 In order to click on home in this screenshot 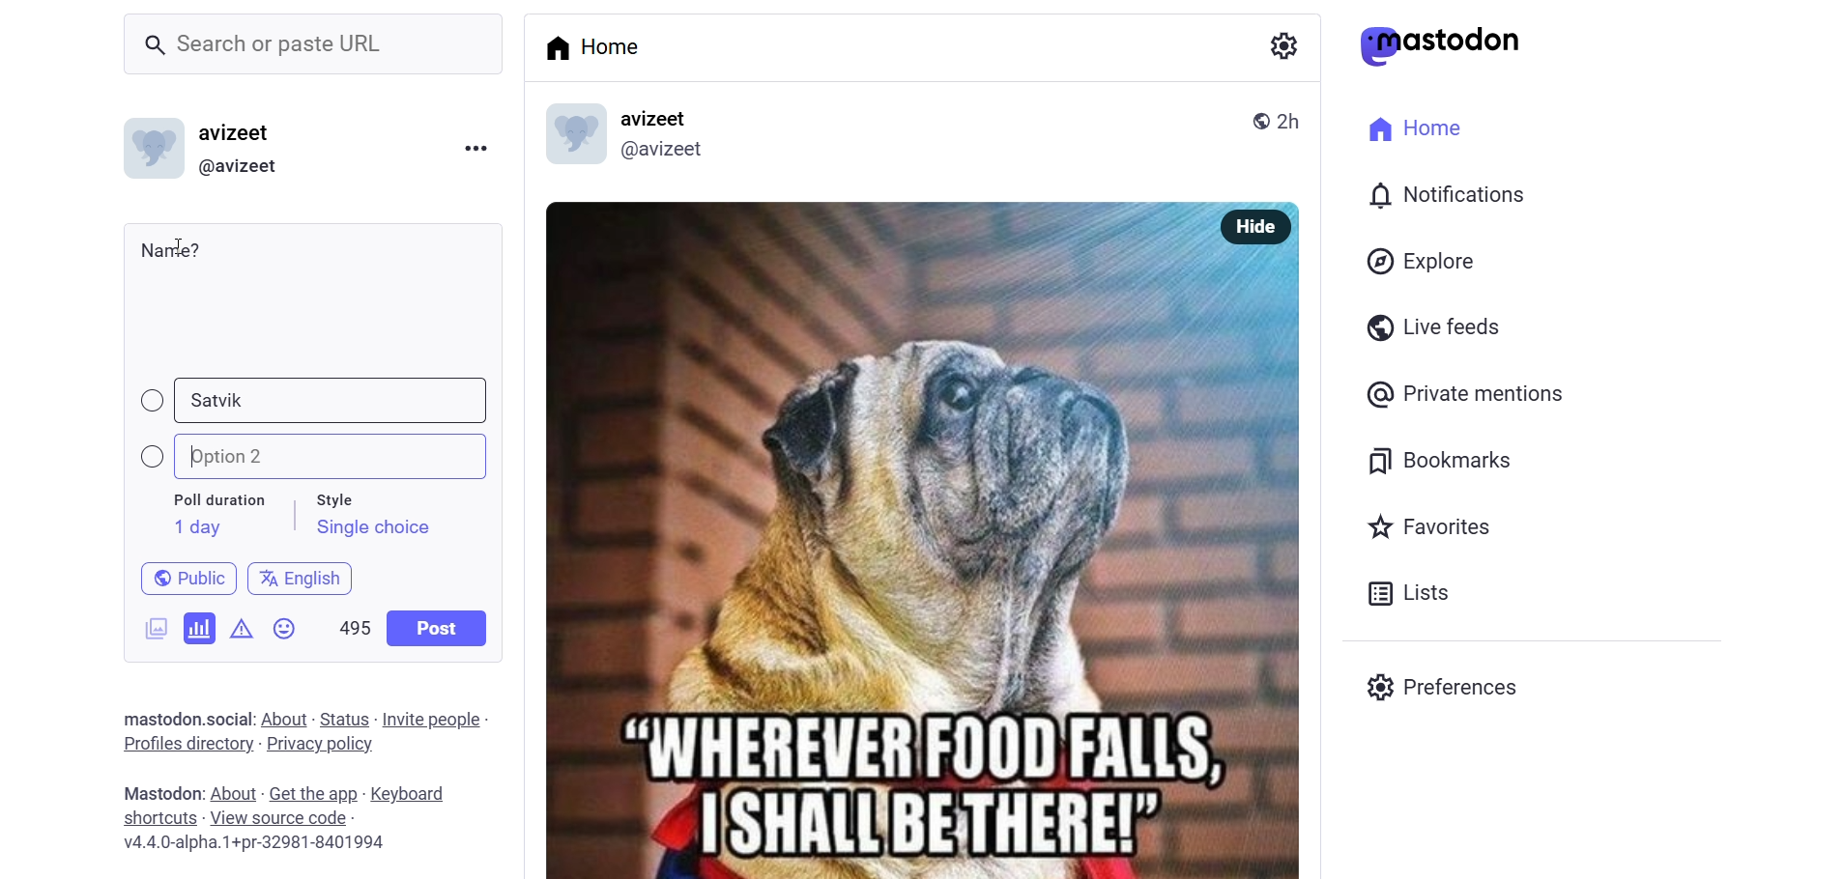, I will do `click(599, 46)`.